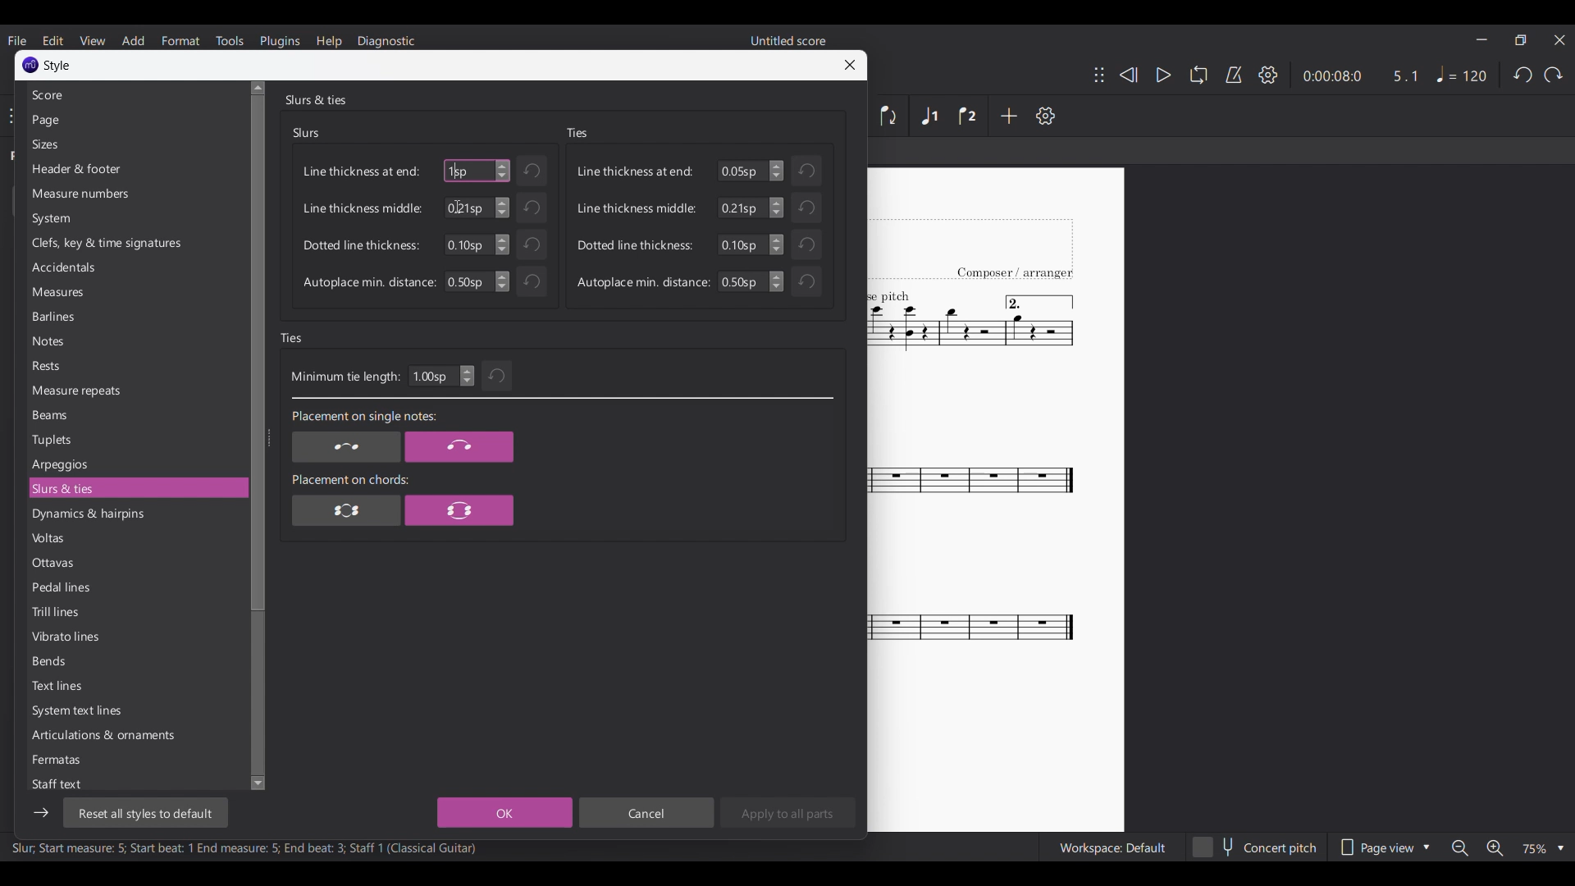 The image size is (1575, 886). I want to click on System text lines, so click(135, 711).